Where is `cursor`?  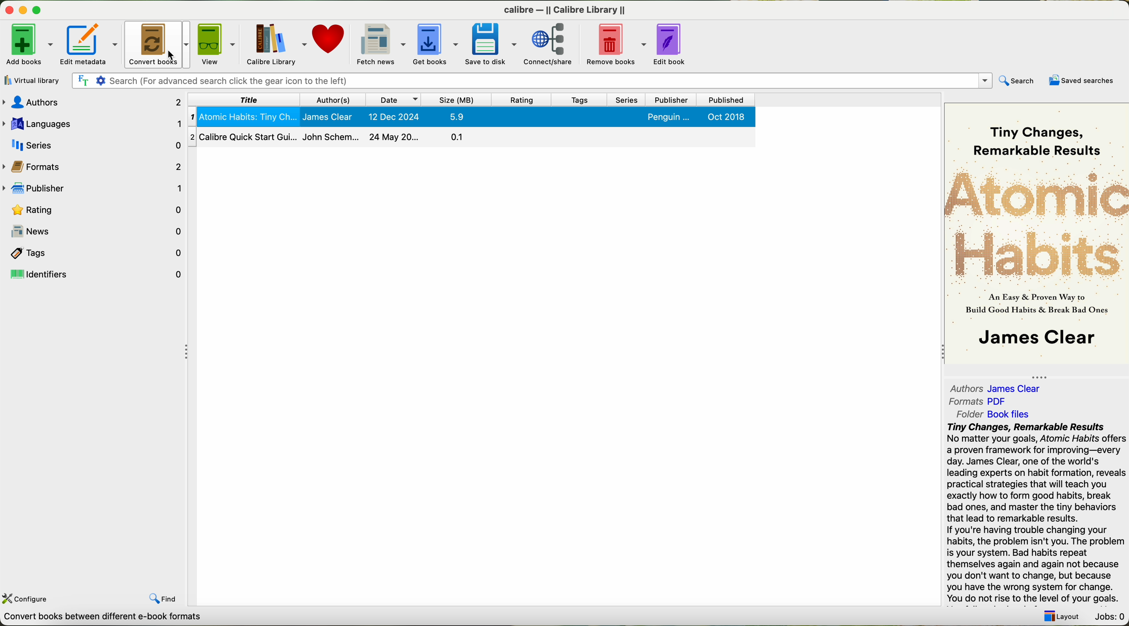
cursor is located at coordinates (171, 58).